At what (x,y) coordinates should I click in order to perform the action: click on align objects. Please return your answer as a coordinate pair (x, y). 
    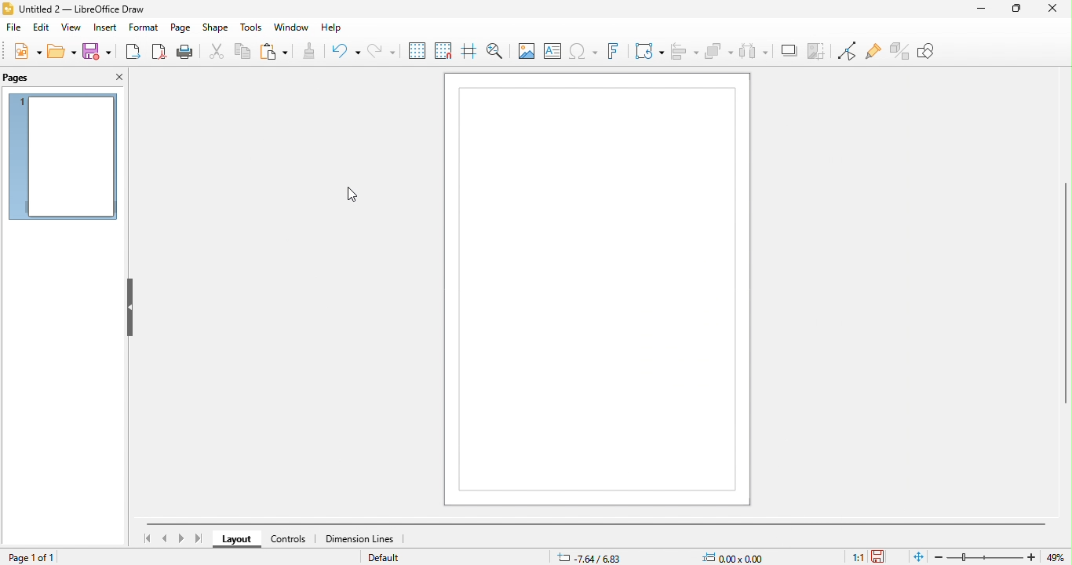
    Looking at the image, I should click on (684, 50).